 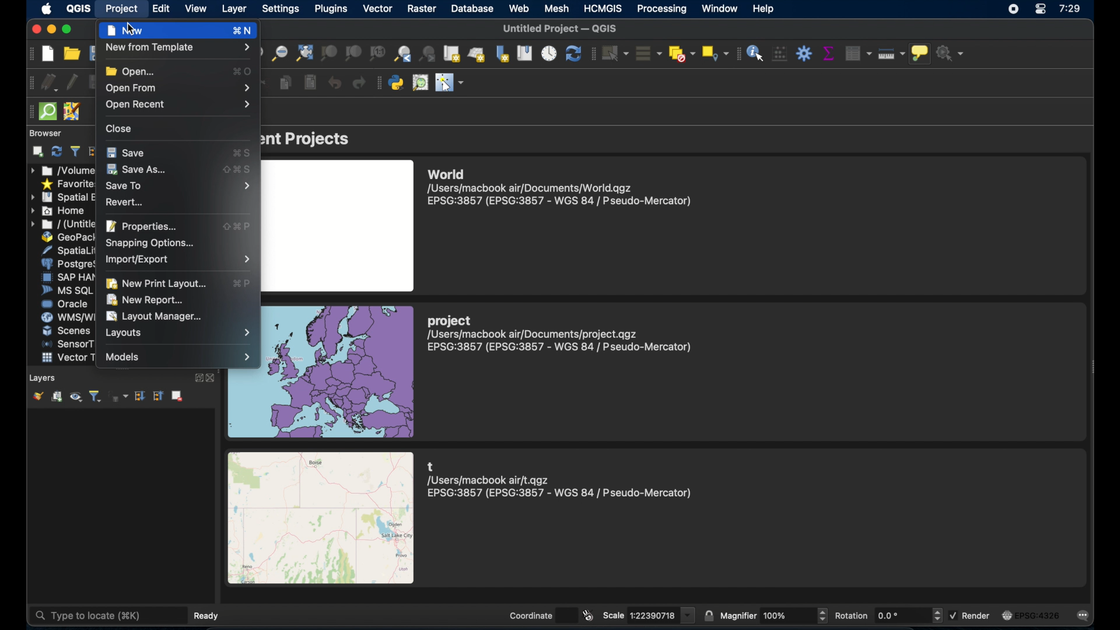 What do you see at coordinates (500, 54) in the screenshot?
I see `new spatial bookmark` at bounding box center [500, 54].